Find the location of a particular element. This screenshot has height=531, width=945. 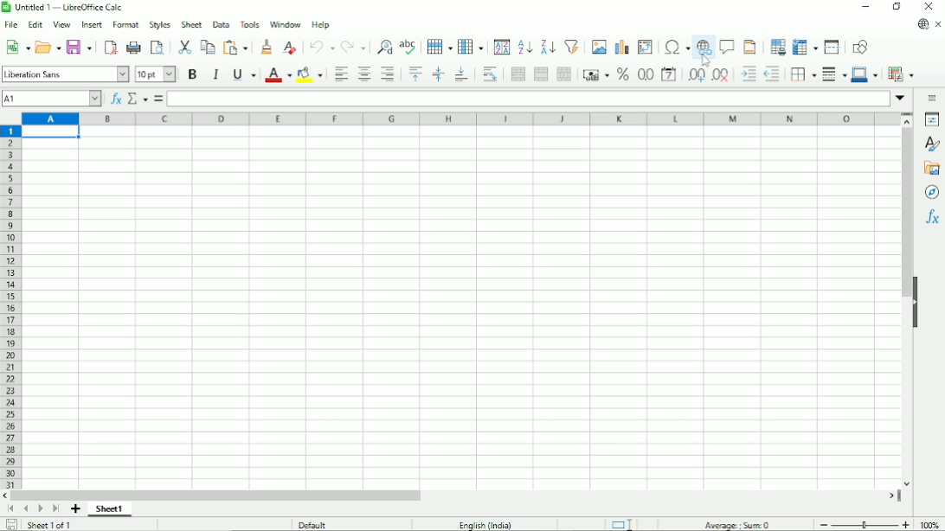

tolls is located at coordinates (249, 23).